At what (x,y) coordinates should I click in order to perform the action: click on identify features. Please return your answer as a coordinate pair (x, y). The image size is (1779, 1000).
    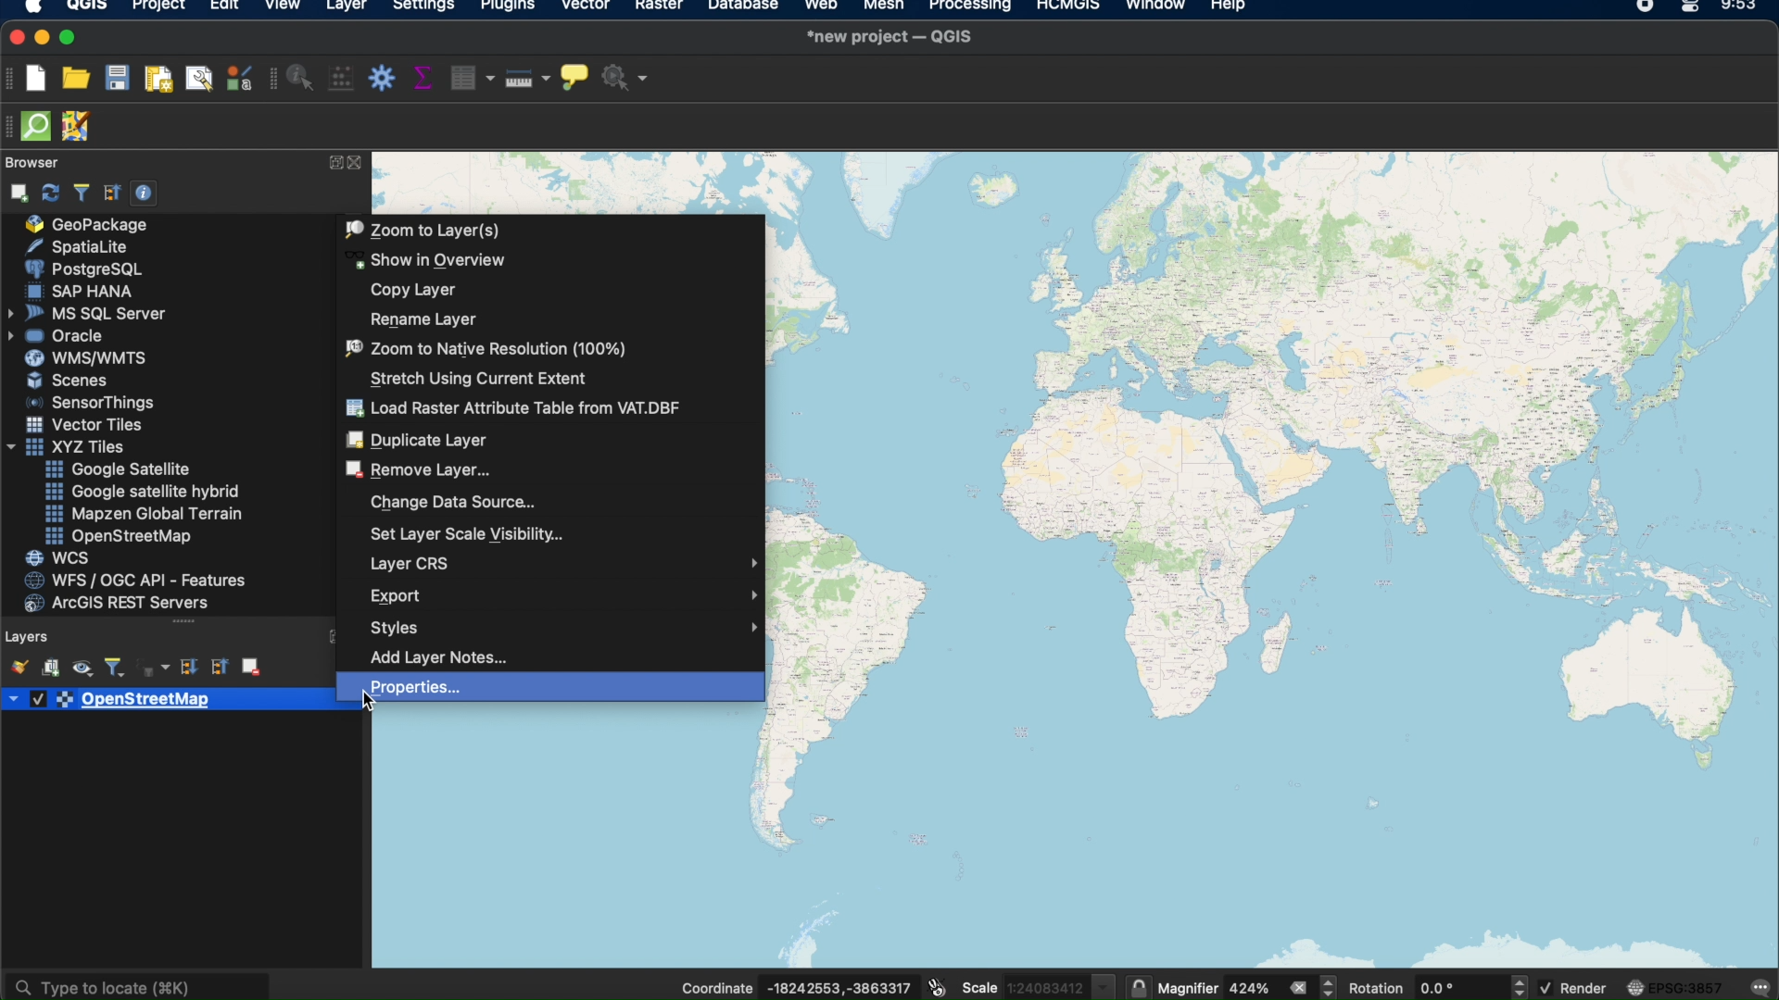
    Looking at the image, I should click on (303, 78).